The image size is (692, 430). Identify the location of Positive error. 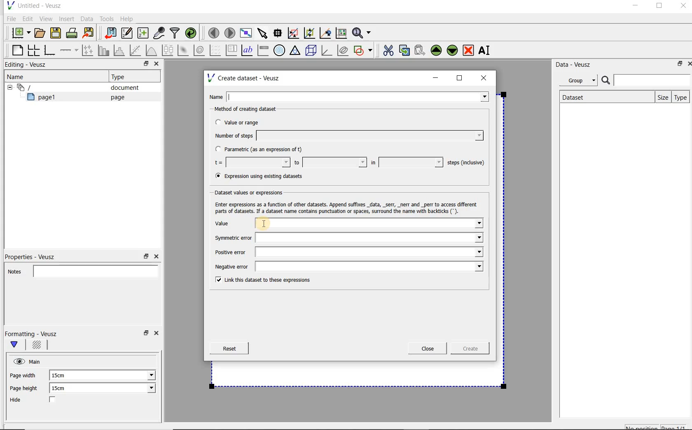
(346, 252).